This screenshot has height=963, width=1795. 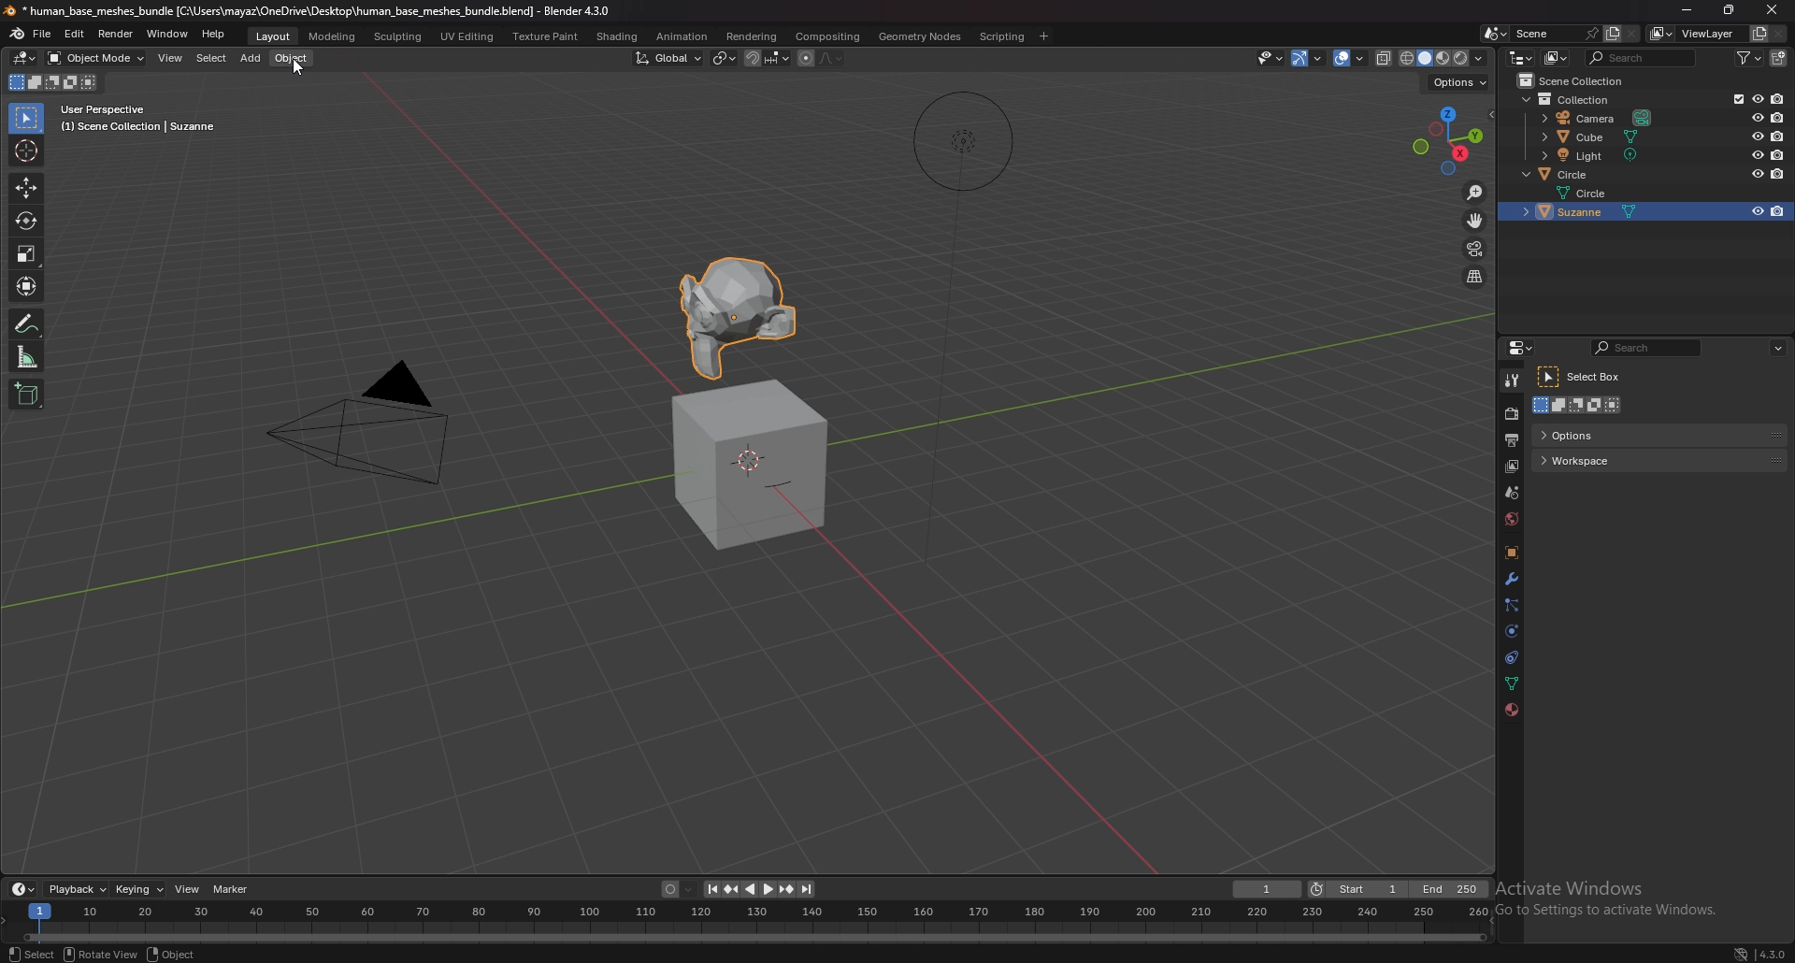 What do you see at coordinates (1511, 493) in the screenshot?
I see `scene` at bounding box center [1511, 493].